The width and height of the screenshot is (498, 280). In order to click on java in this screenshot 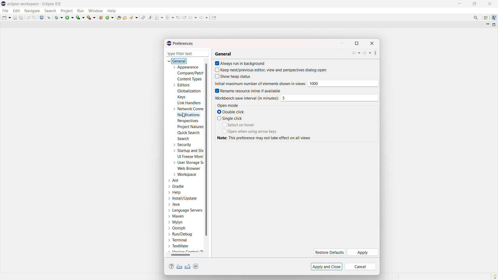, I will do `click(494, 18)`.